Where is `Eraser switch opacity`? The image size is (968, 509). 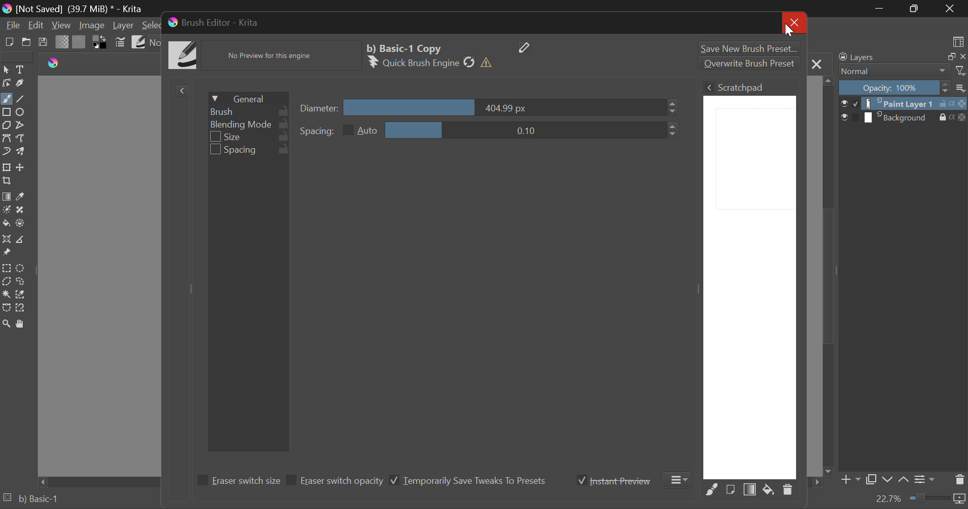
Eraser switch opacity is located at coordinates (336, 481).